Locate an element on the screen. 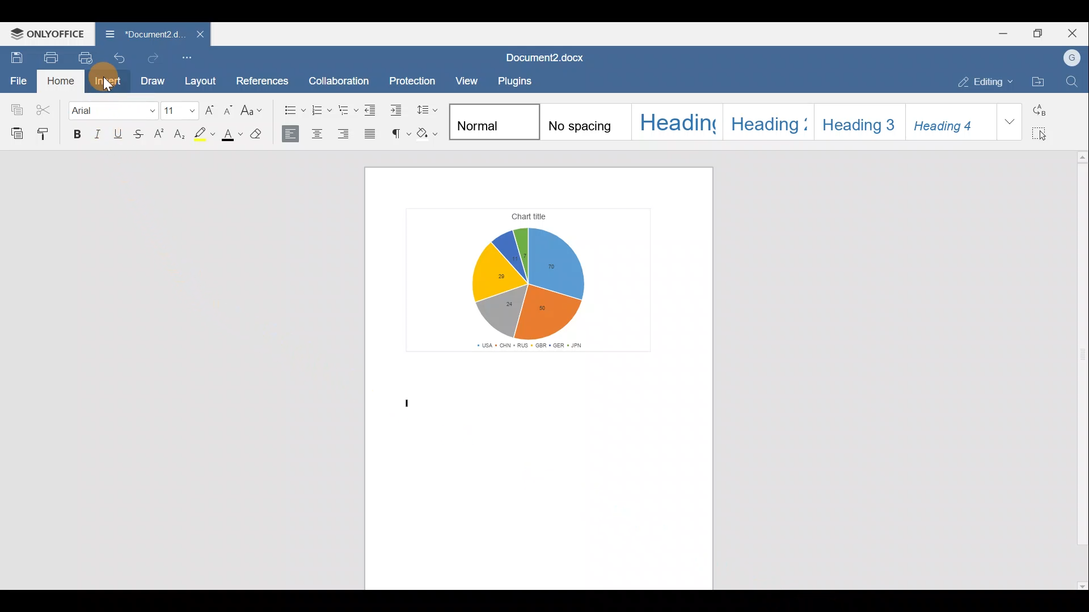 The image size is (1089, 612). Font color is located at coordinates (234, 134).